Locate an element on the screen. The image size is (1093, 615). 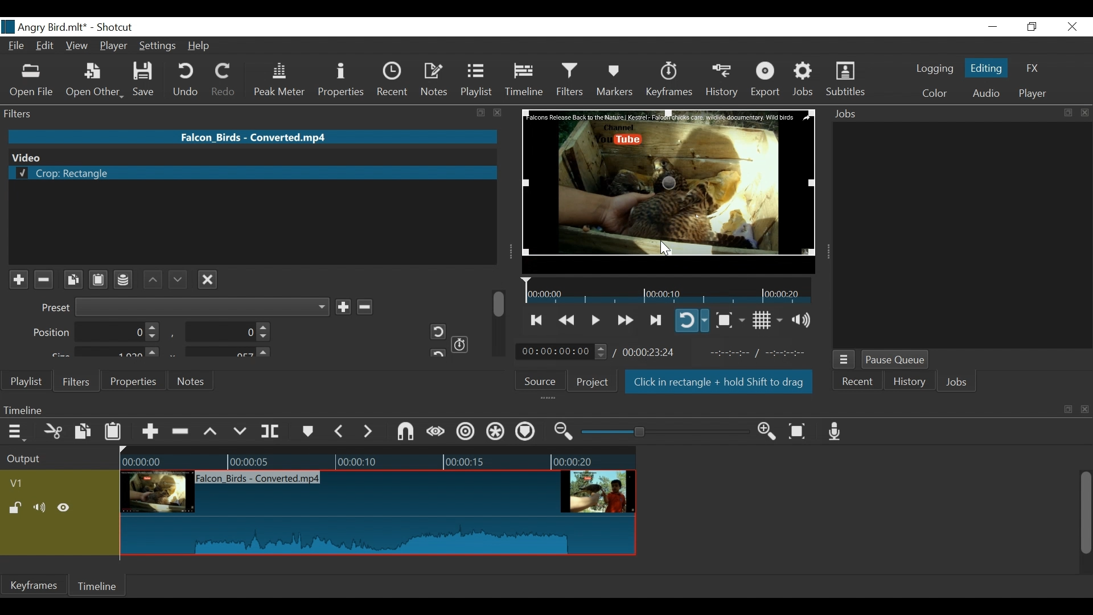
Split at playhead is located at coordinates (270, 432).